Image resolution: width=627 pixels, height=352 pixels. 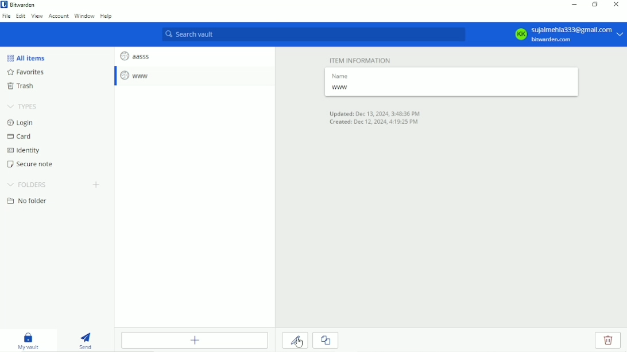 What do you see at coordinates (21, 137) in the screenshot?
I see `Card` at bounding box center [21, 137].